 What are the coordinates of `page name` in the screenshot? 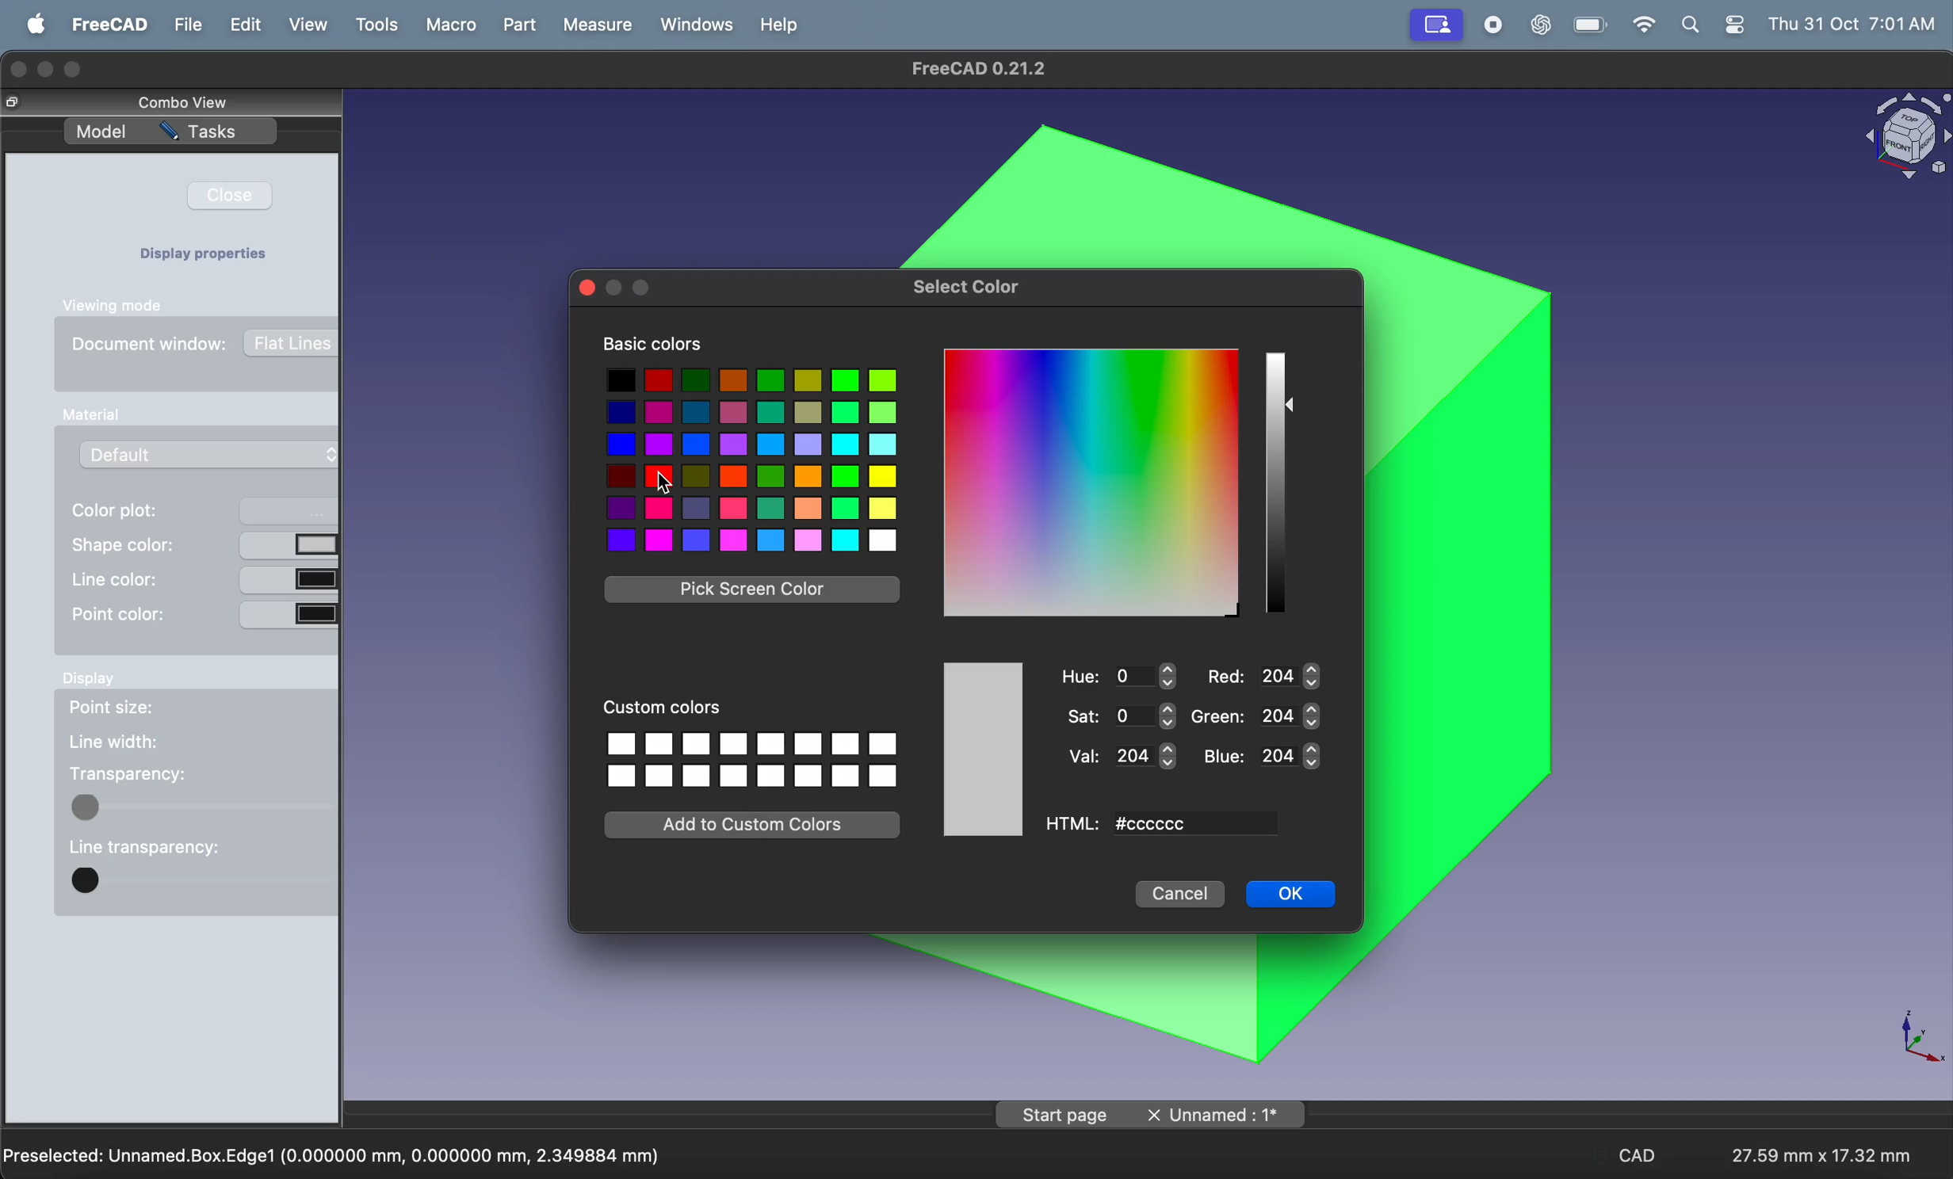 It's located at (1153, 1113).